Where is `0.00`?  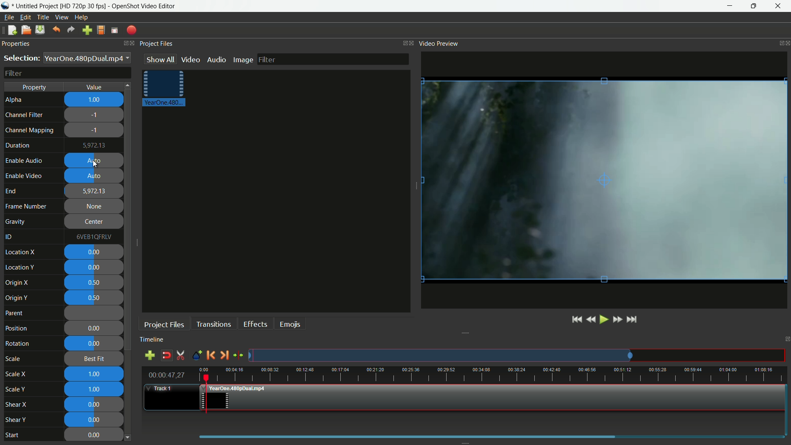 0.00 is located at coordinates (96, 418).